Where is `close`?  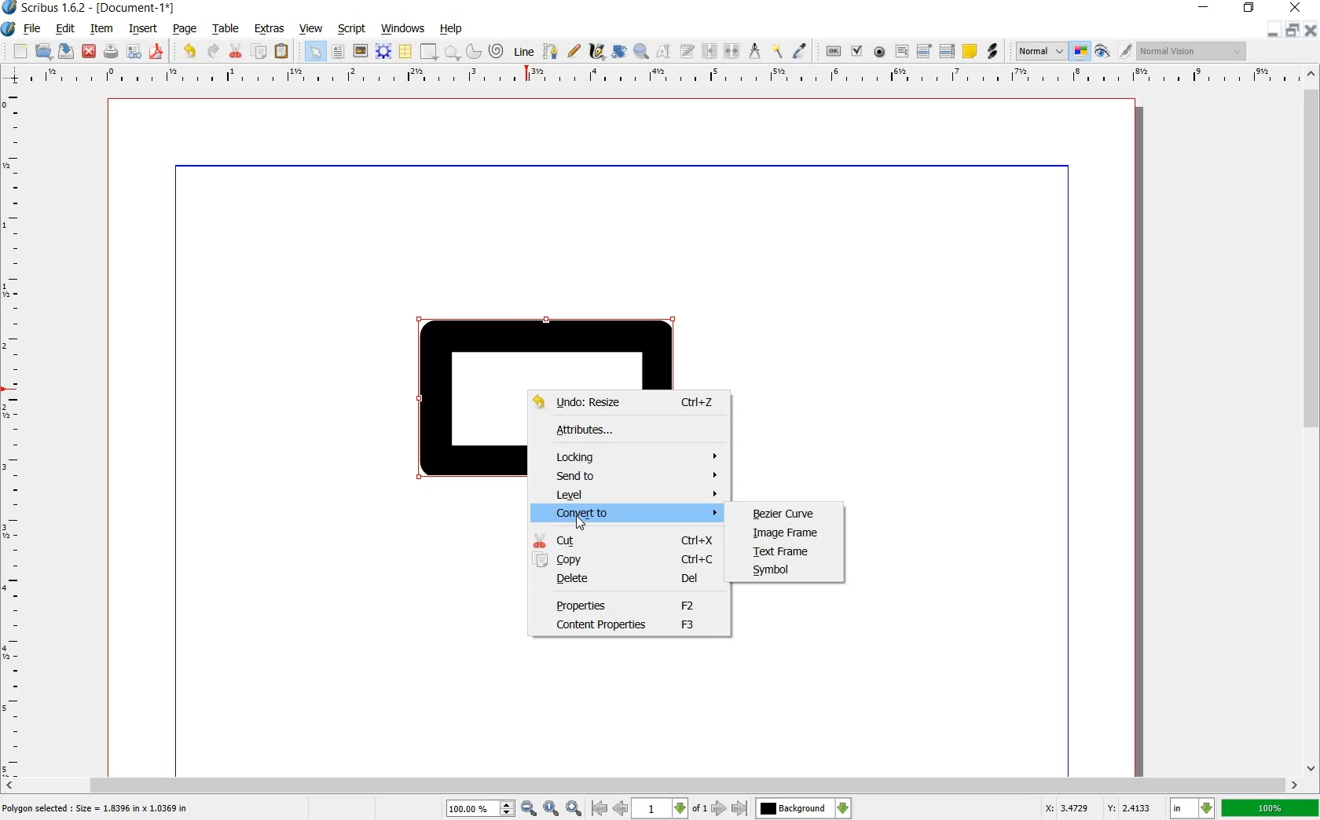
close is located at coordinates (1295, 8).